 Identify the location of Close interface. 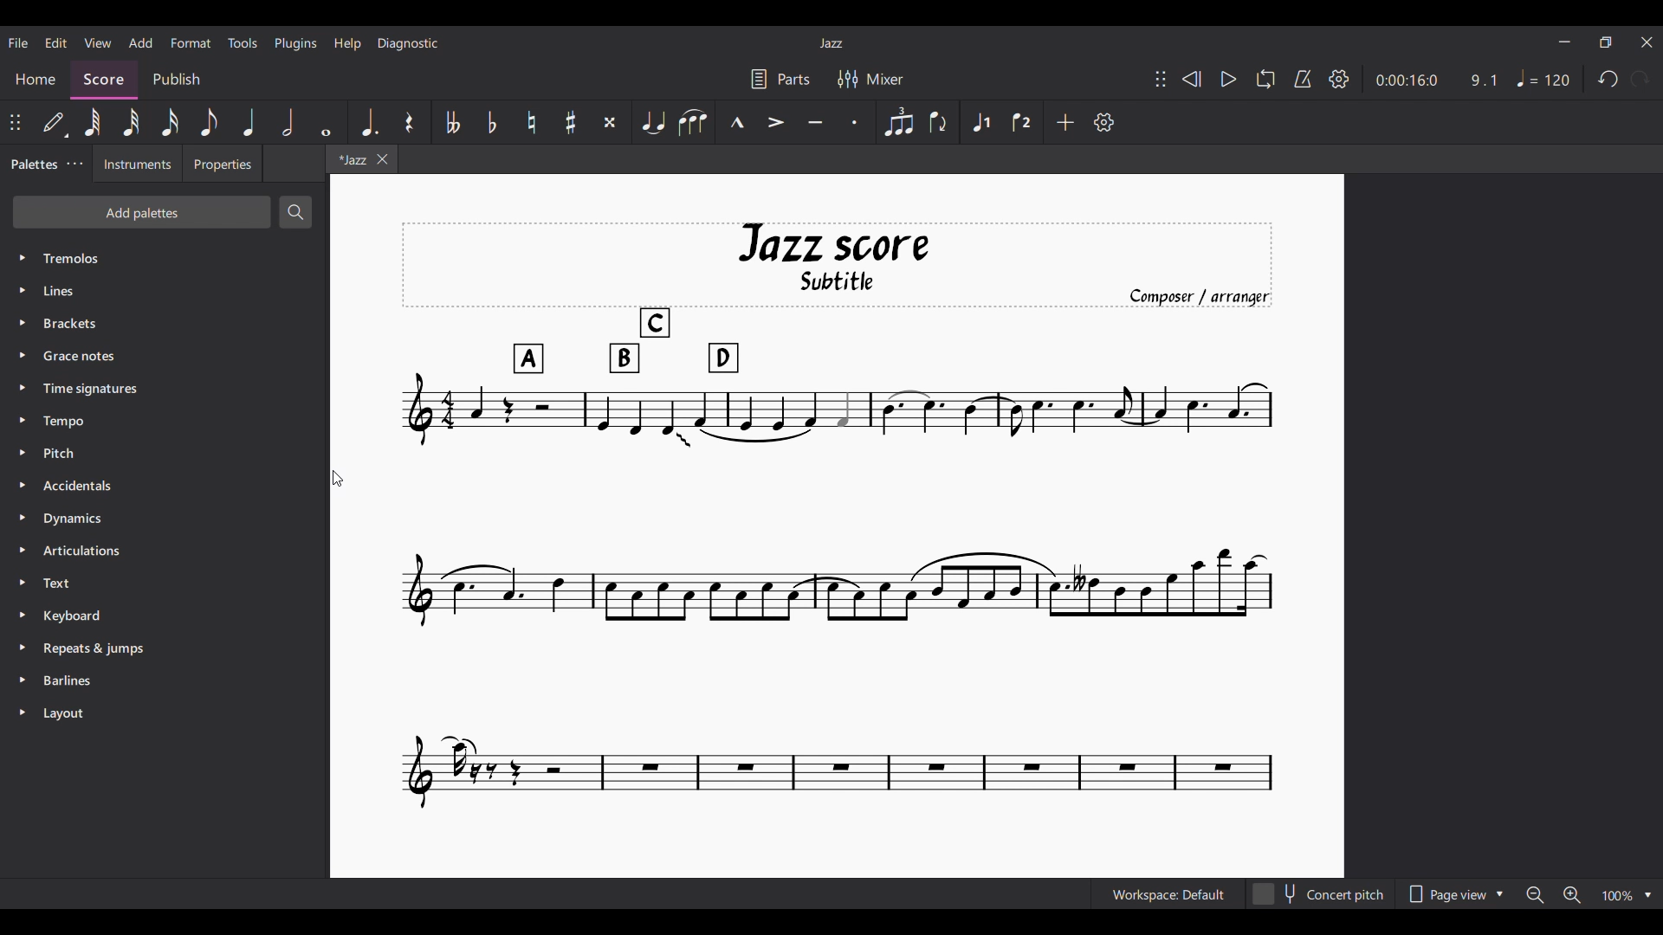
(1647, 42).